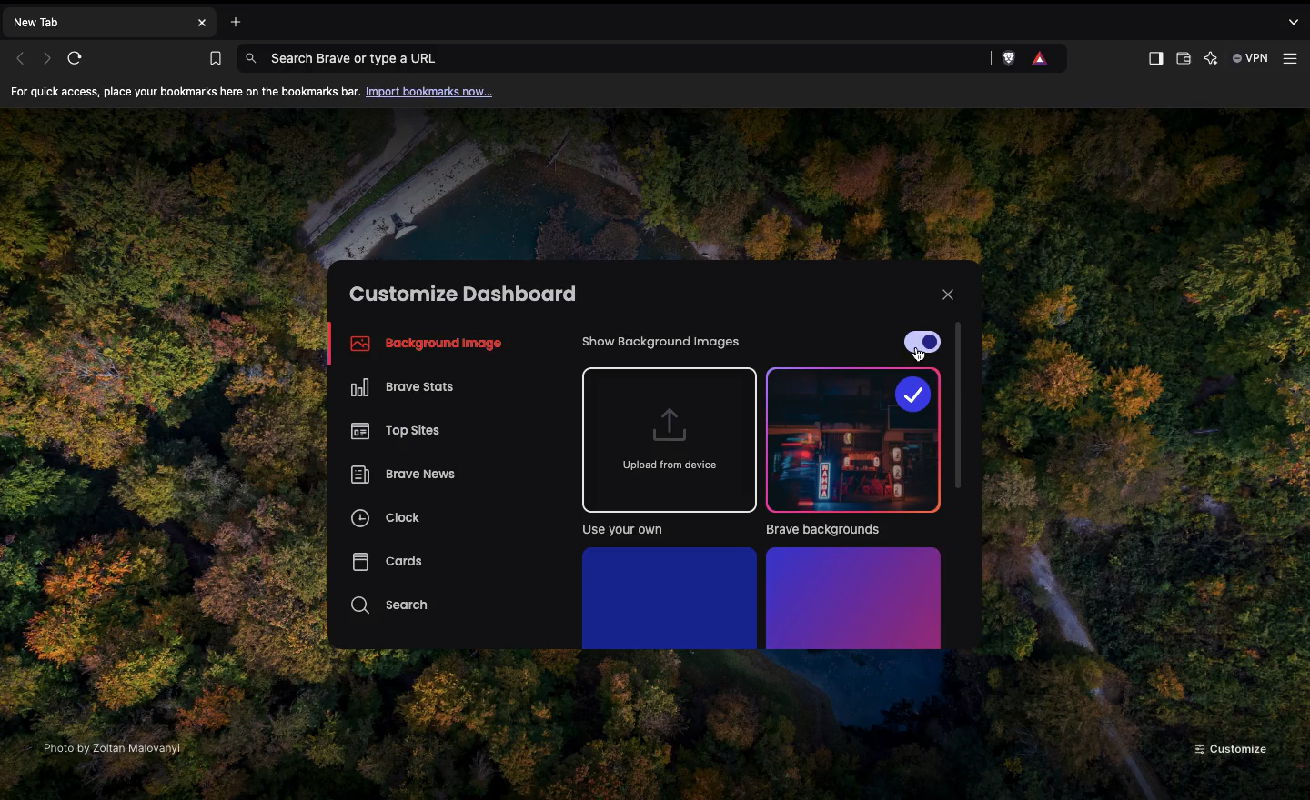 Image resolution: width=1310 pixels, height=800 pixels. Describe the element at coordinates (96, 21) in the screenshot. I see `New tab` at that location.